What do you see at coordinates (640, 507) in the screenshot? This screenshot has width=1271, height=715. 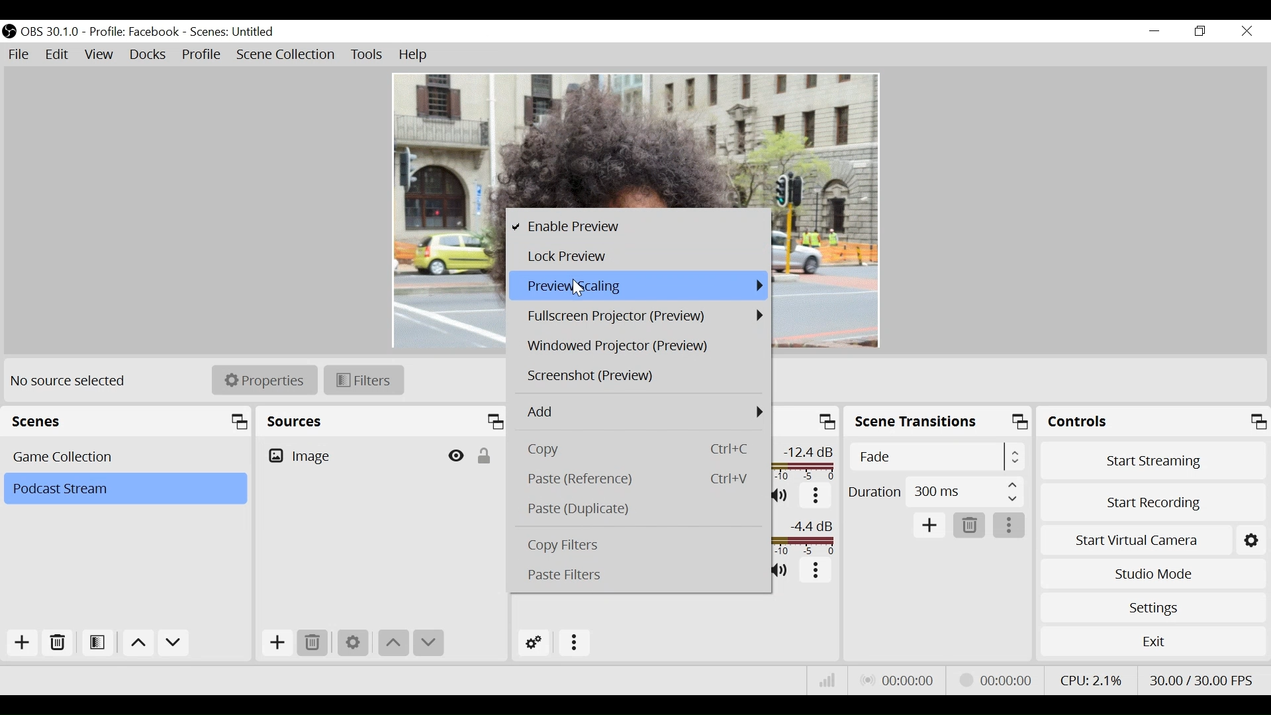 I see `Paste (Duplicate)` at bounding box center [640, 507].